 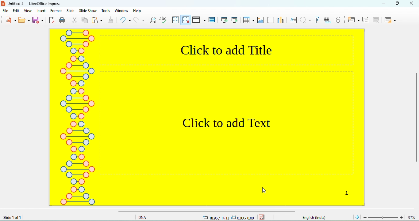 I want to click on special characters, so click(x=306, y=21).